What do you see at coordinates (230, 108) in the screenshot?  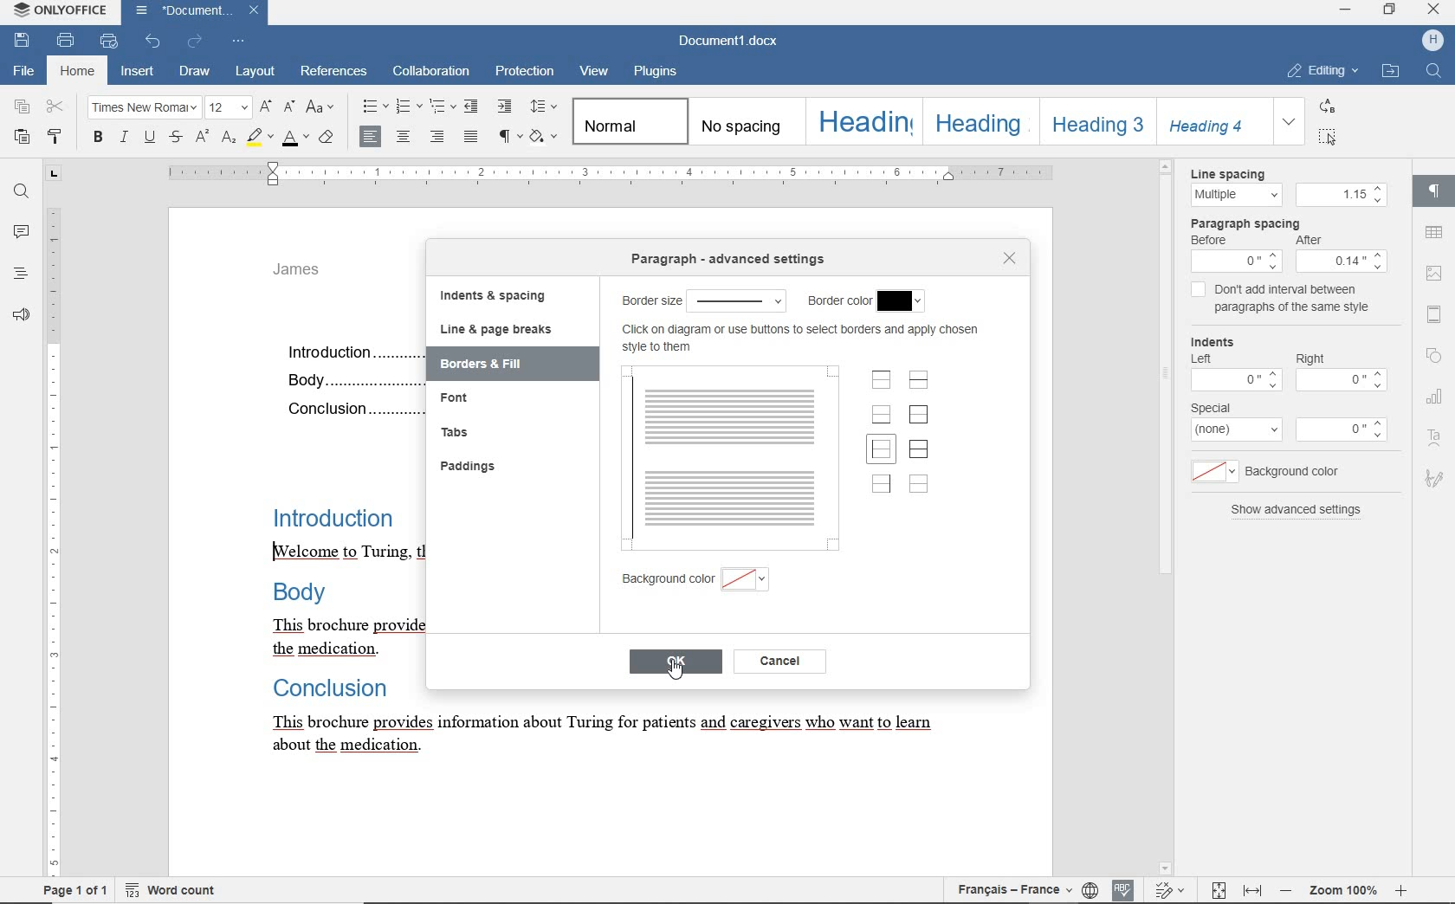 I see `font size` at bounding box center [230, 108].